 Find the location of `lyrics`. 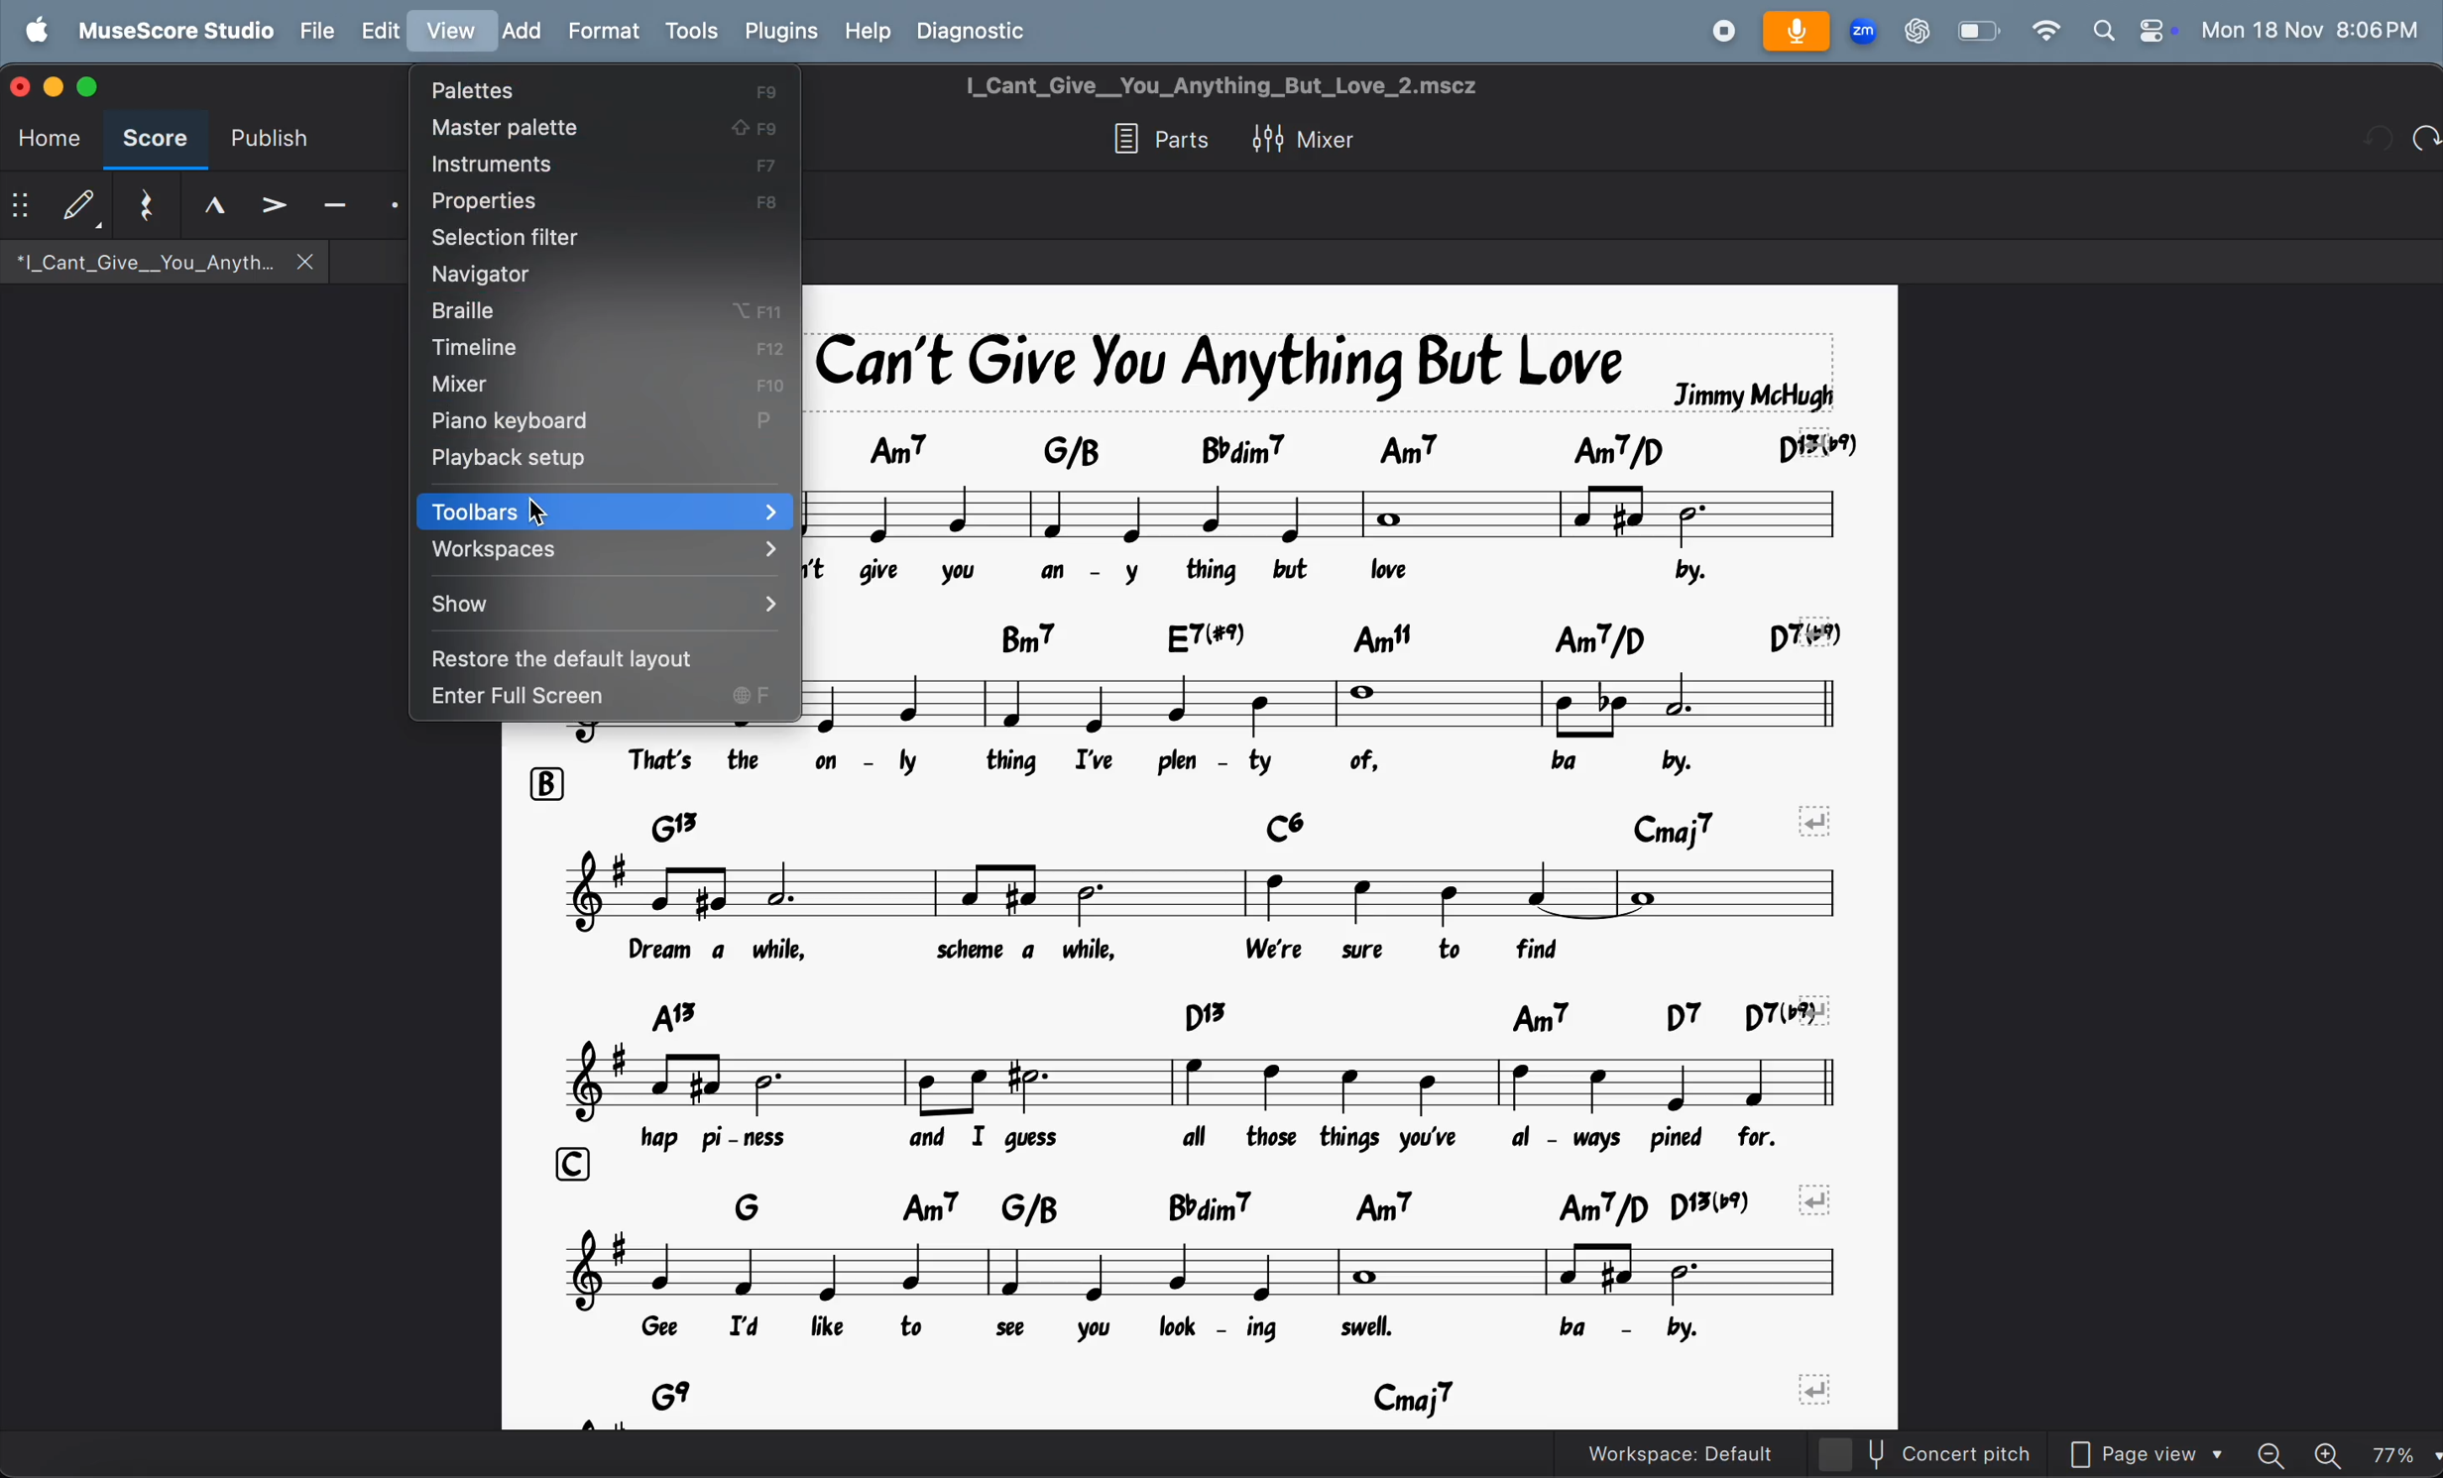

lyrics is located at coordinates (1240, 1140).